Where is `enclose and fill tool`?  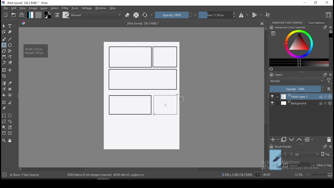 enclose and fill tool is located at coordinates (10, 95).